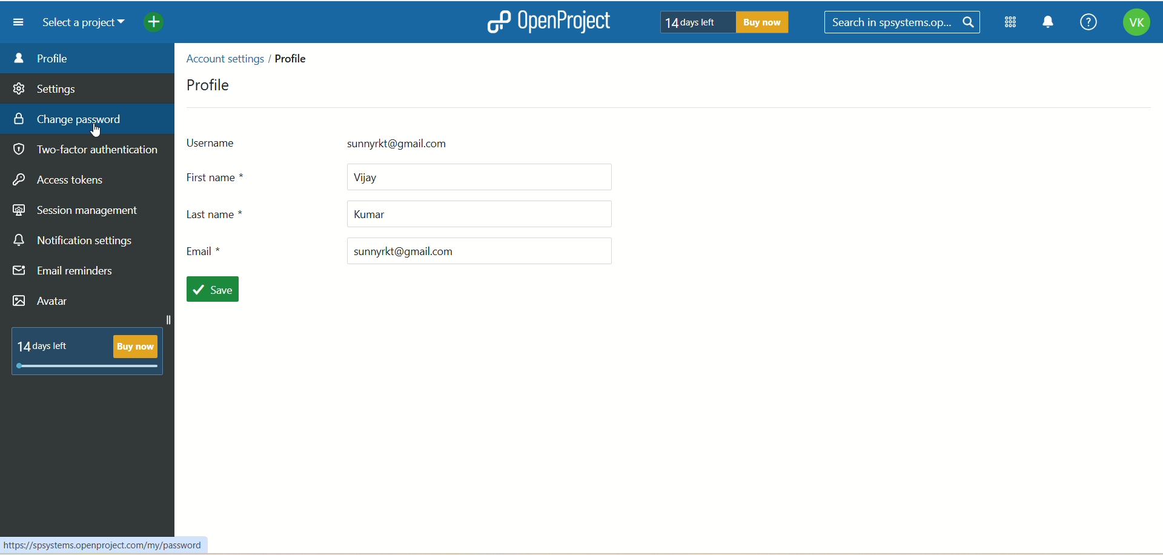  What do you see at coordinates (43, 302) in the screenshot?
I see `avatar` at bounding box center [43, 302].